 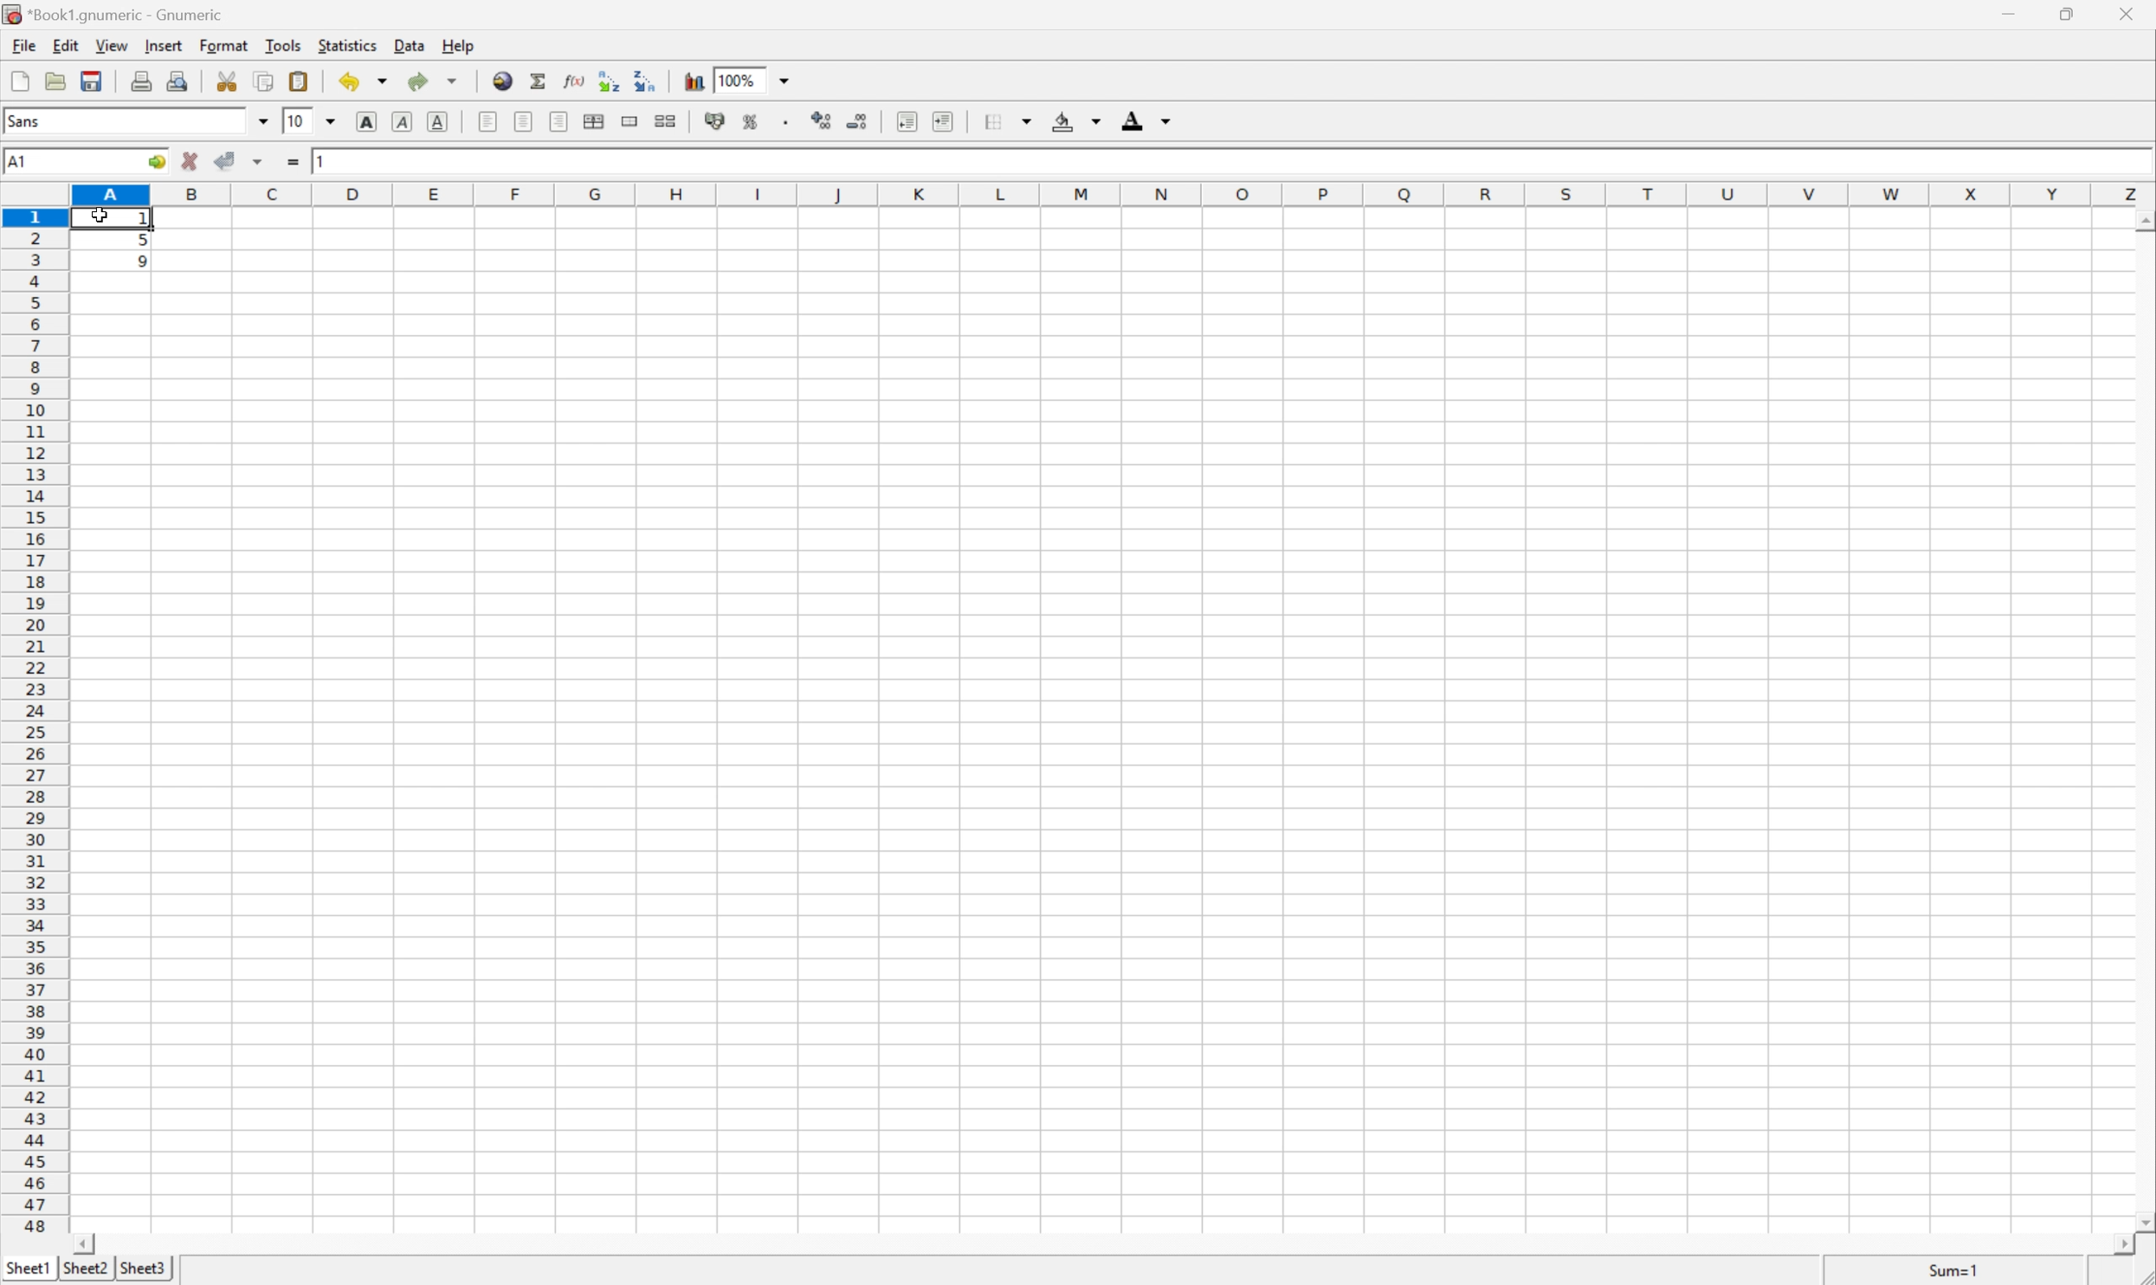 I want to click on column names, so click(x=1116, y=196).